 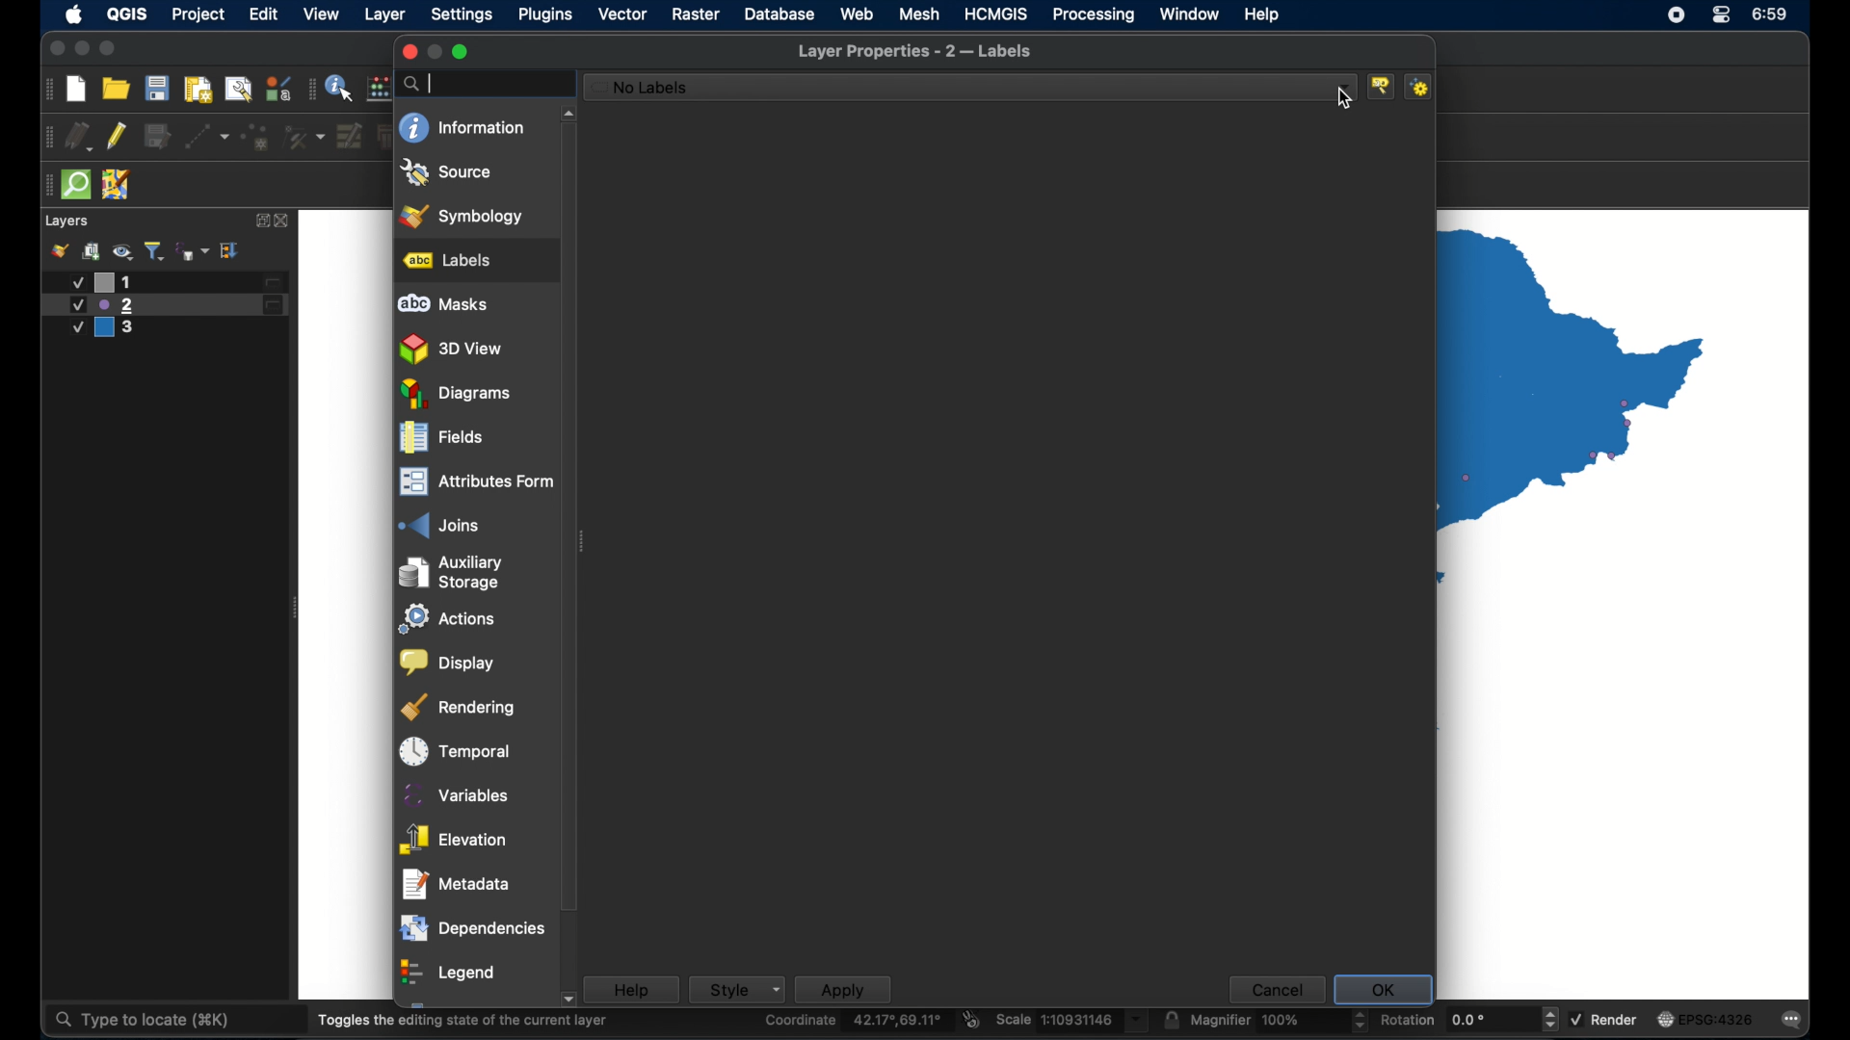 I want to click on QGIS, so click(x=129, y=13).